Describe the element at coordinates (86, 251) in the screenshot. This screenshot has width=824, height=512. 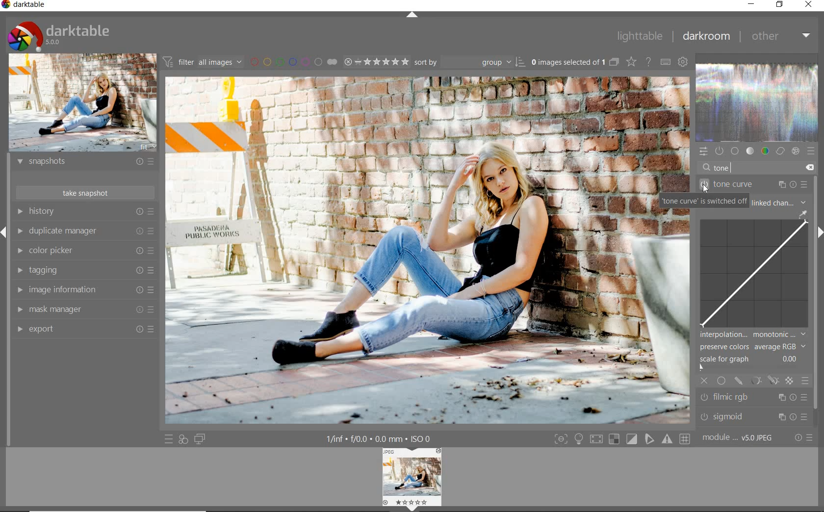
I see `color picker` at that location.